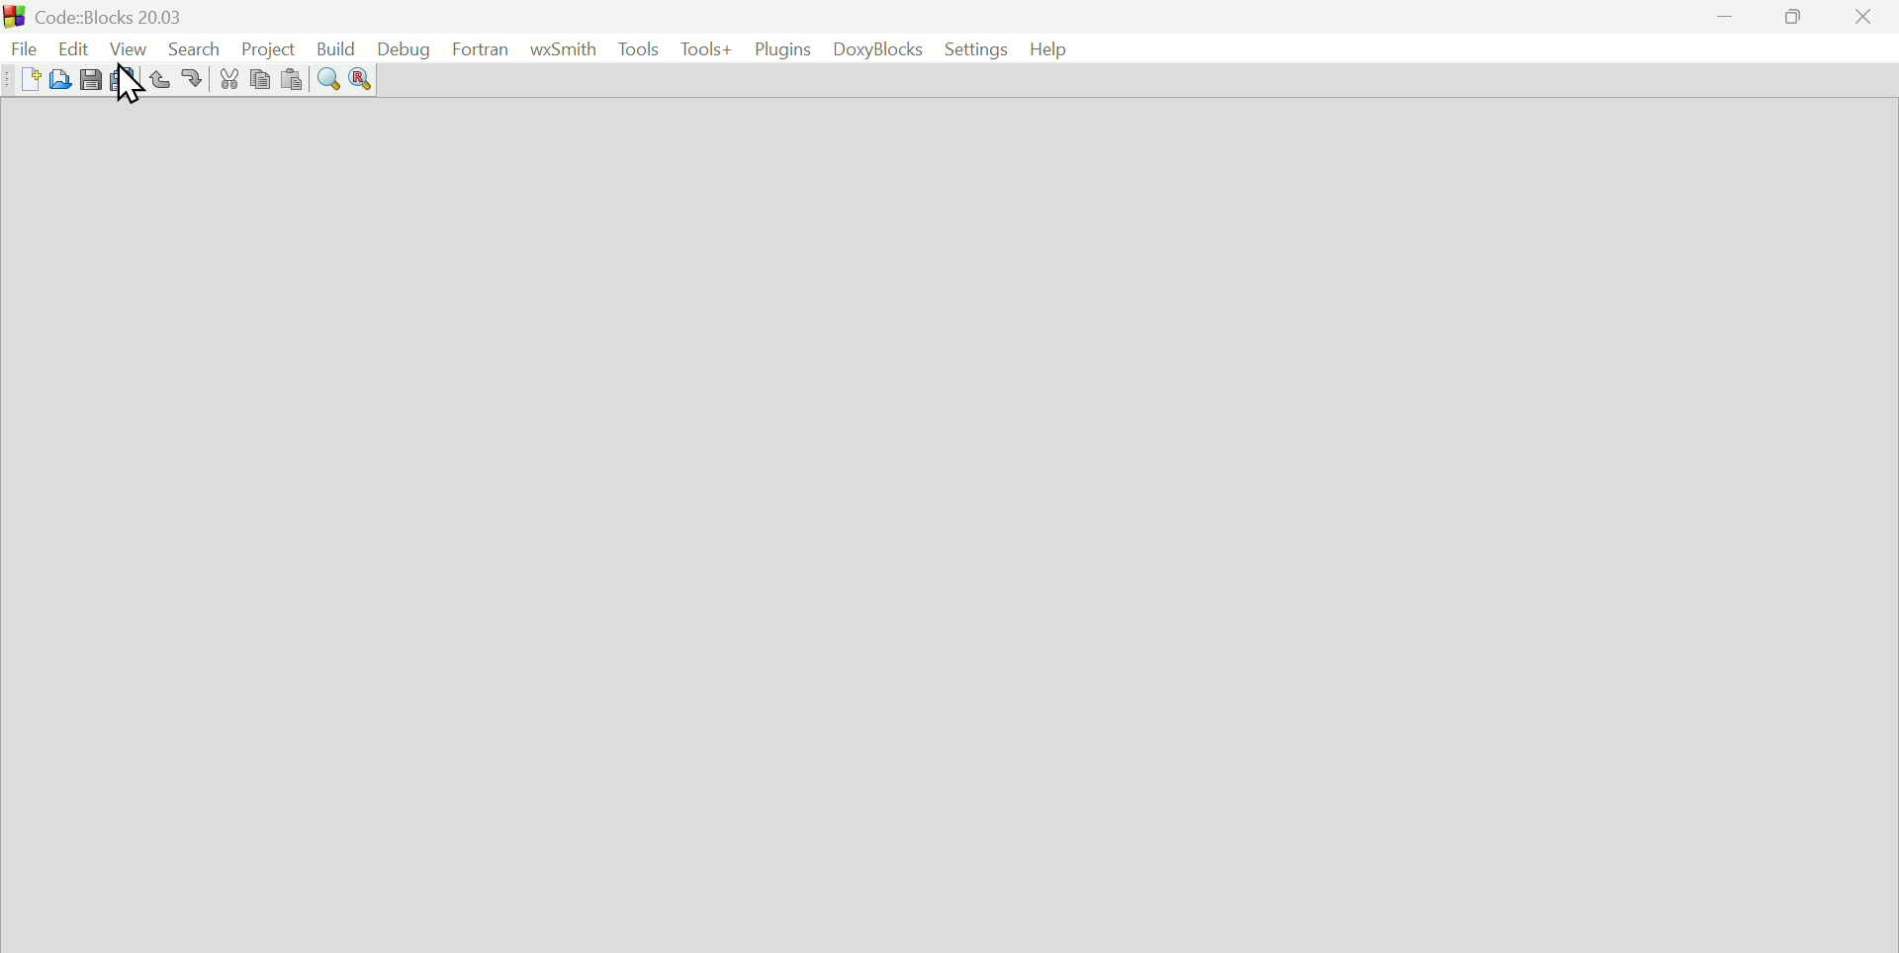 The height and width of the screenshot is (953, 1899). I want to click on cursor, so click(131, 85).